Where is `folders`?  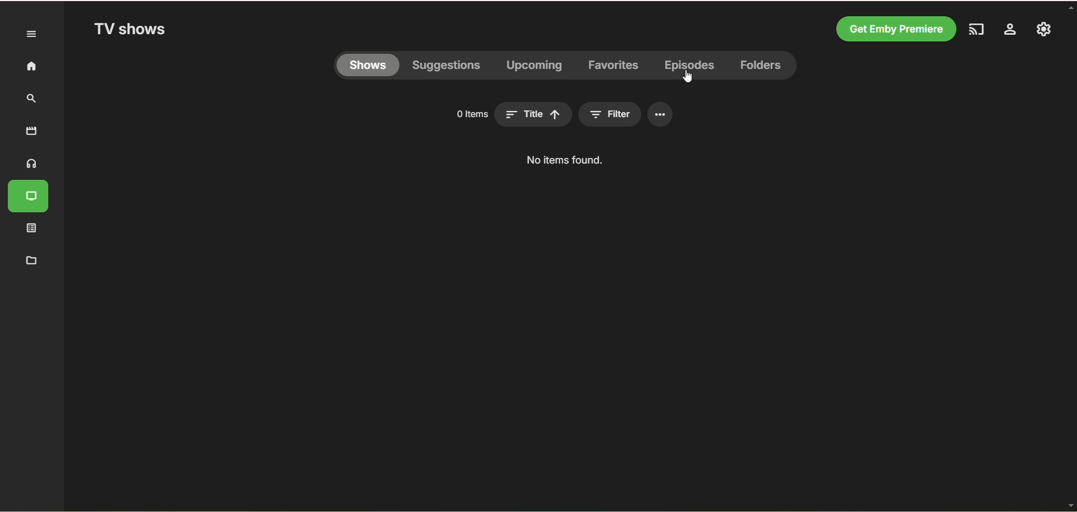 folders is located at coordinates (763, 65).